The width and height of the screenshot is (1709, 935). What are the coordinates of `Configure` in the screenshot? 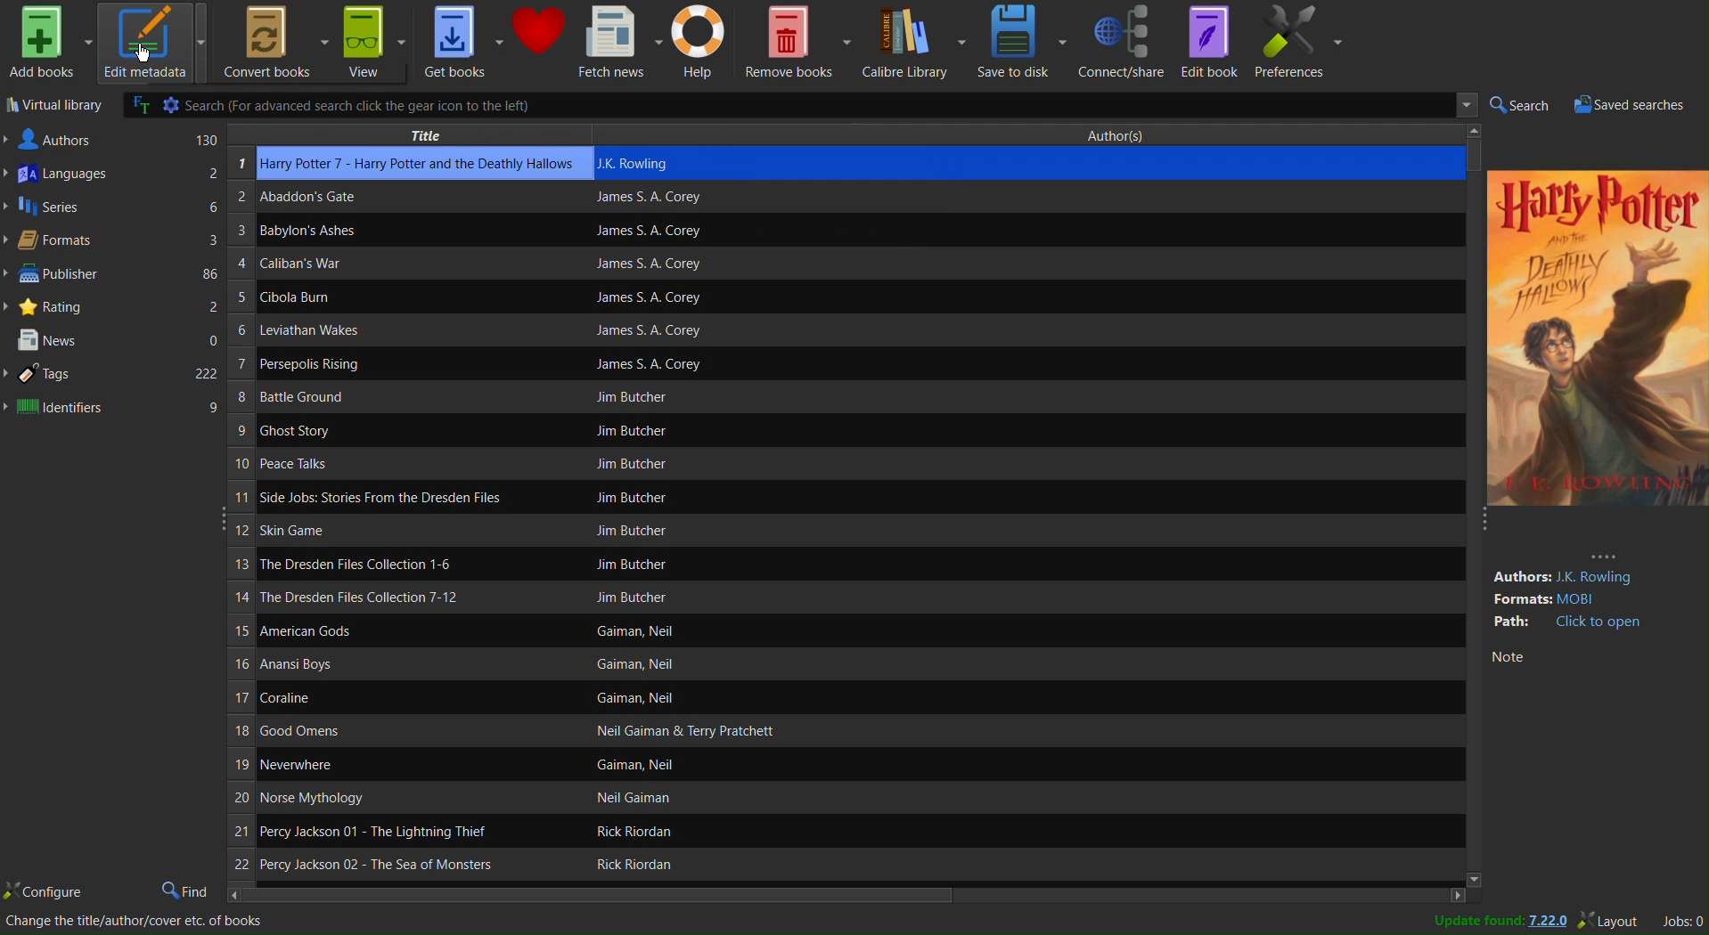 It's located at (45, 889).